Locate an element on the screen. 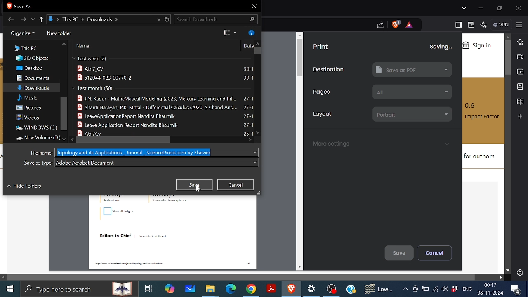 This screenshot has height=297, width=528. Vertical scroll bar is located at coordinates (508, 57).